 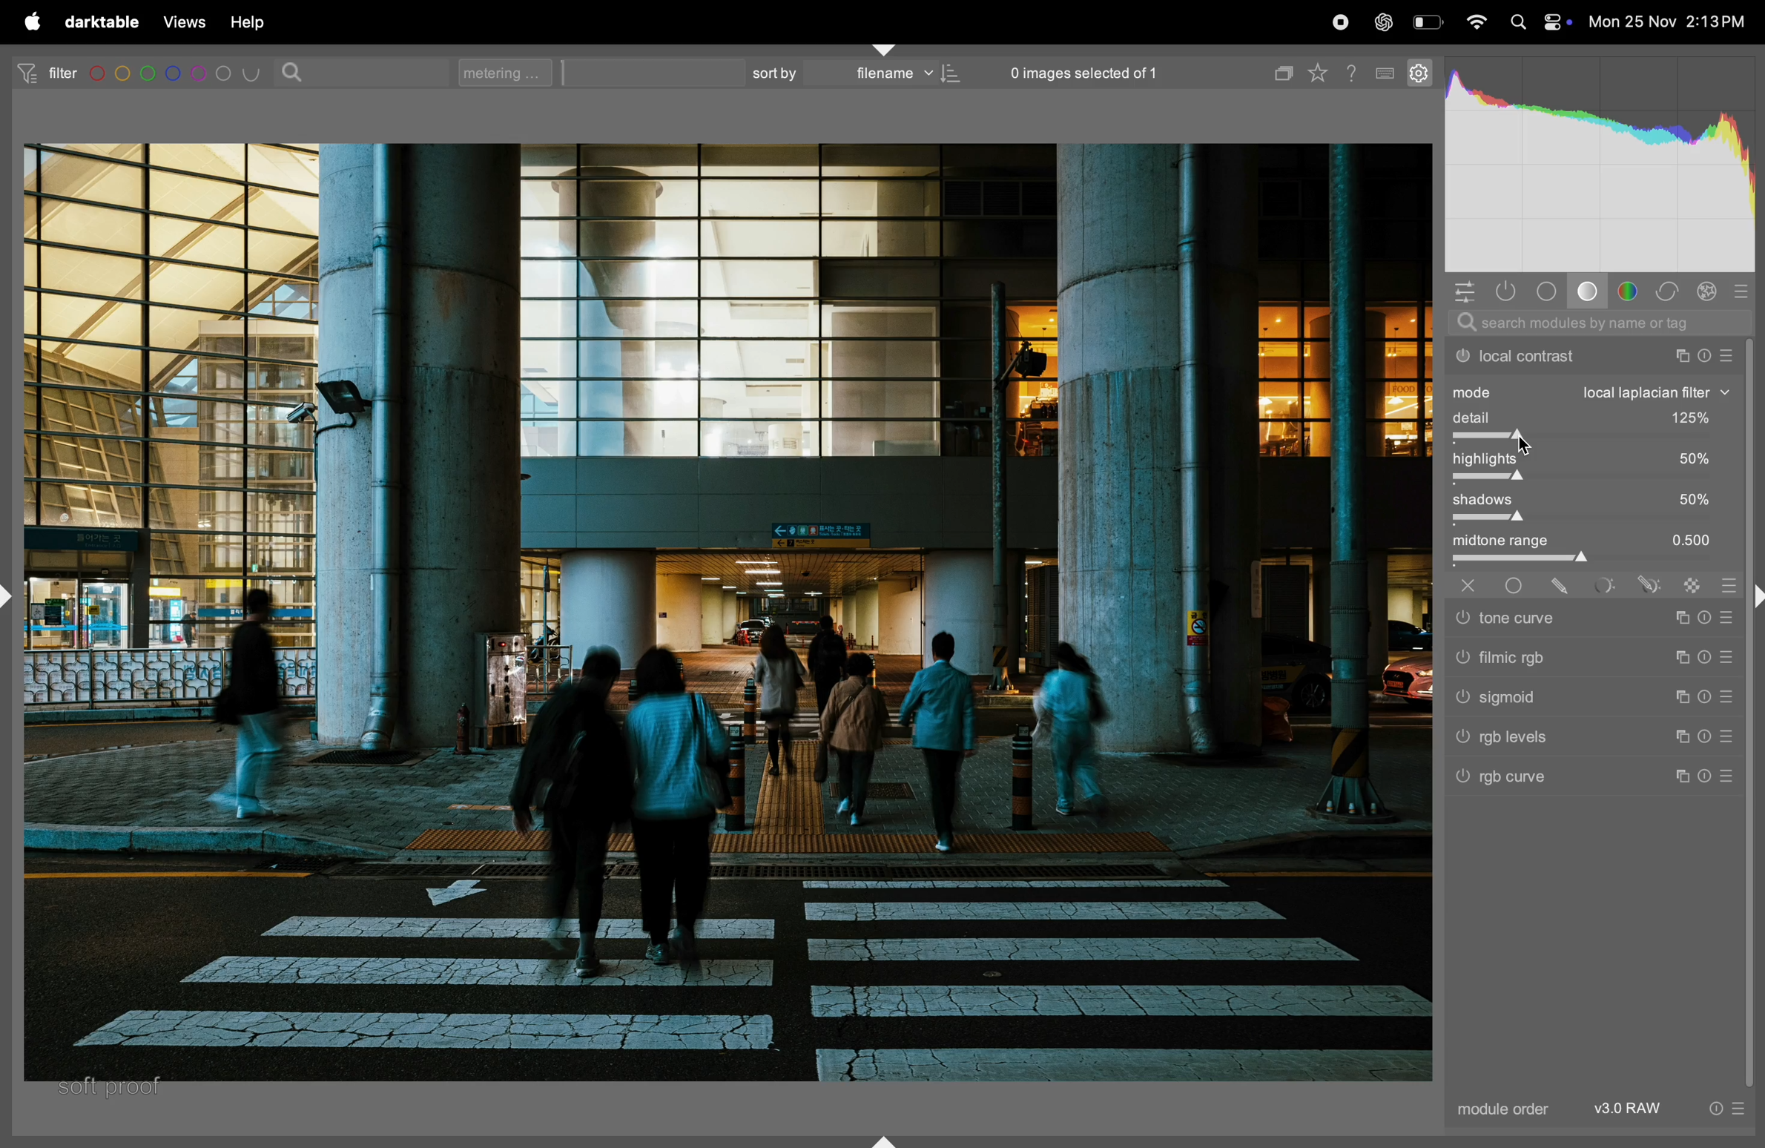 What do you see at coordinates (1428, 21) in the screenshot?
I see `battery` at bounding box center [1428, 21].